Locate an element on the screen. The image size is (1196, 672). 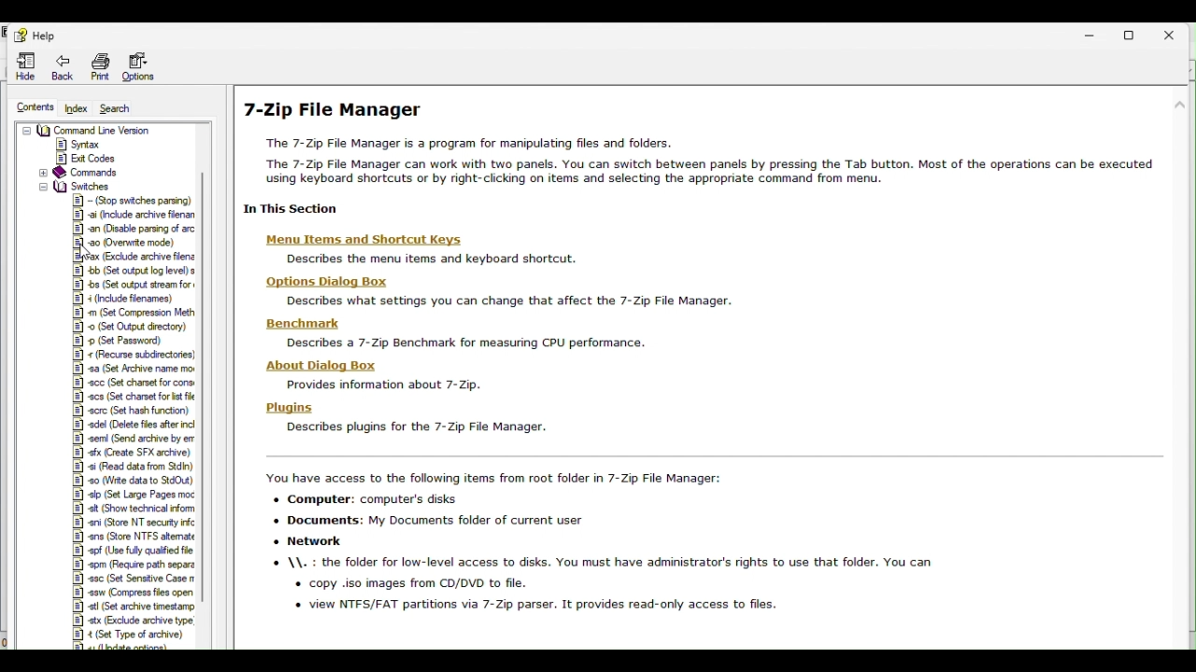
Close is located at coordinates (1172, 35).